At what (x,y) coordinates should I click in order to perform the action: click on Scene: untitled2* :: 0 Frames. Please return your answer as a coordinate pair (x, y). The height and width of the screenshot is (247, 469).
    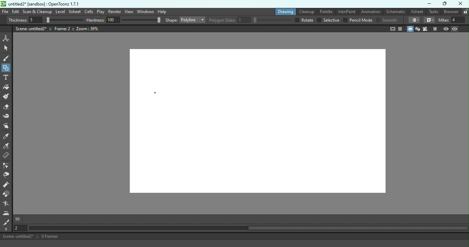
    Looking at the image, I should click on (235, 236).